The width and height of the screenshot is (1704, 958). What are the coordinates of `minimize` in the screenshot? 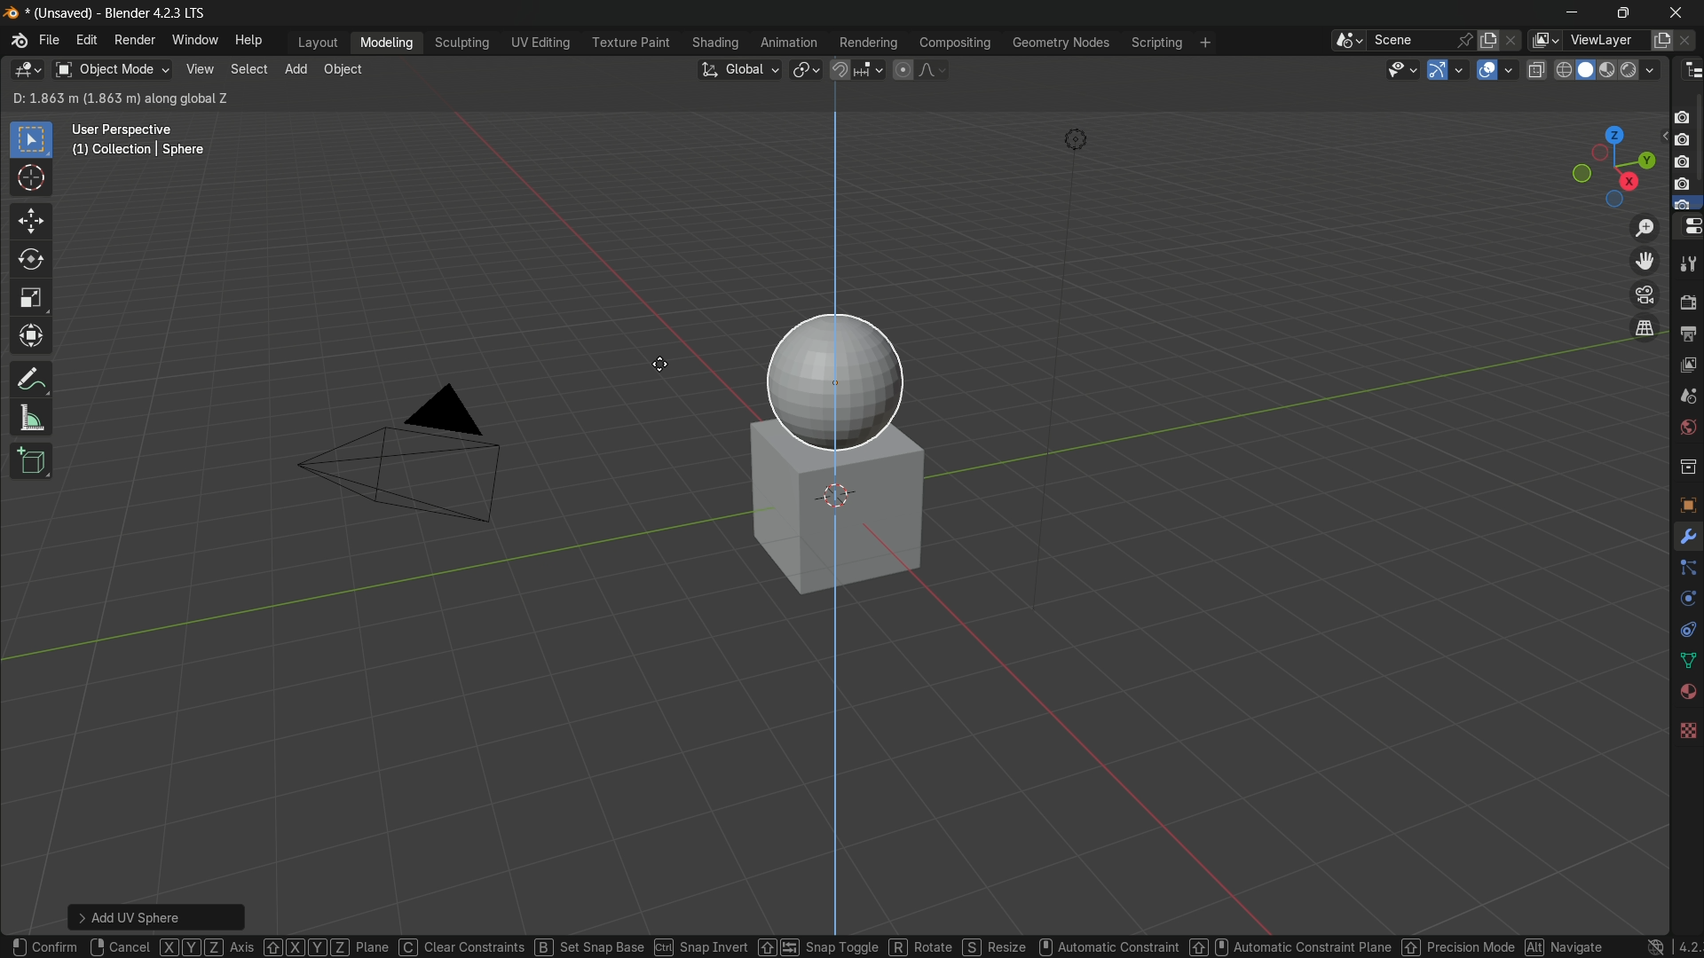 It's located at (1572, 14).